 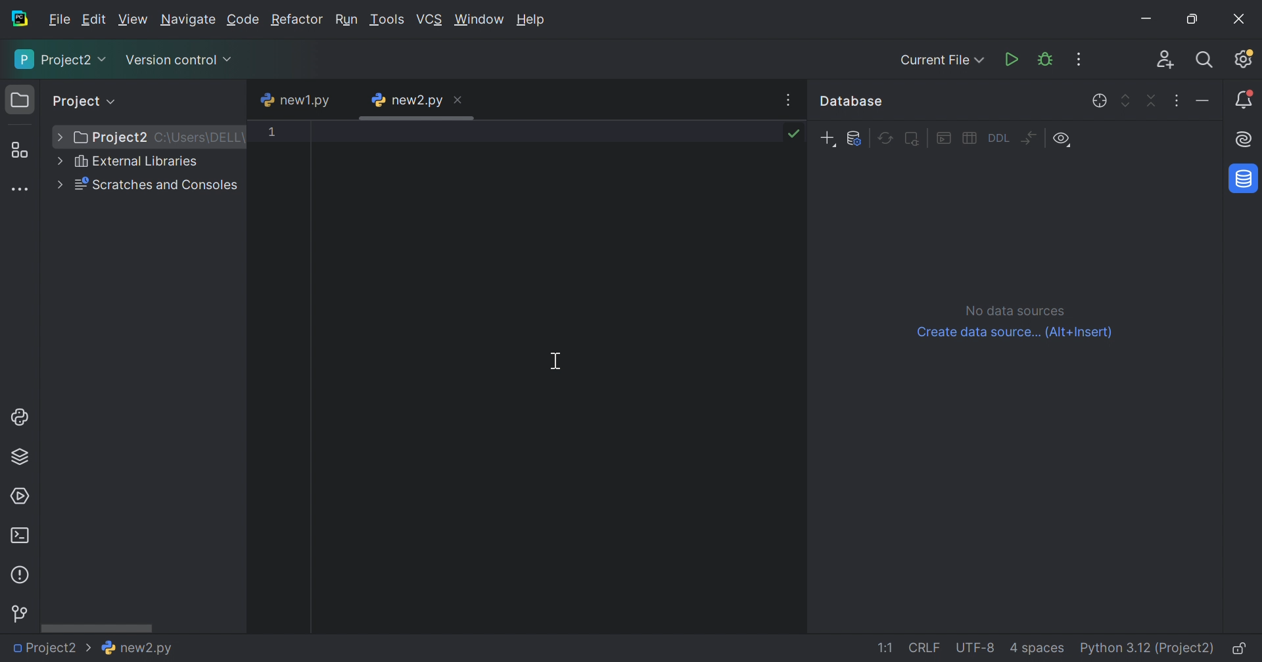 I want to click on Create data source...(Alt+Insert), so click(x=1019, y=334).